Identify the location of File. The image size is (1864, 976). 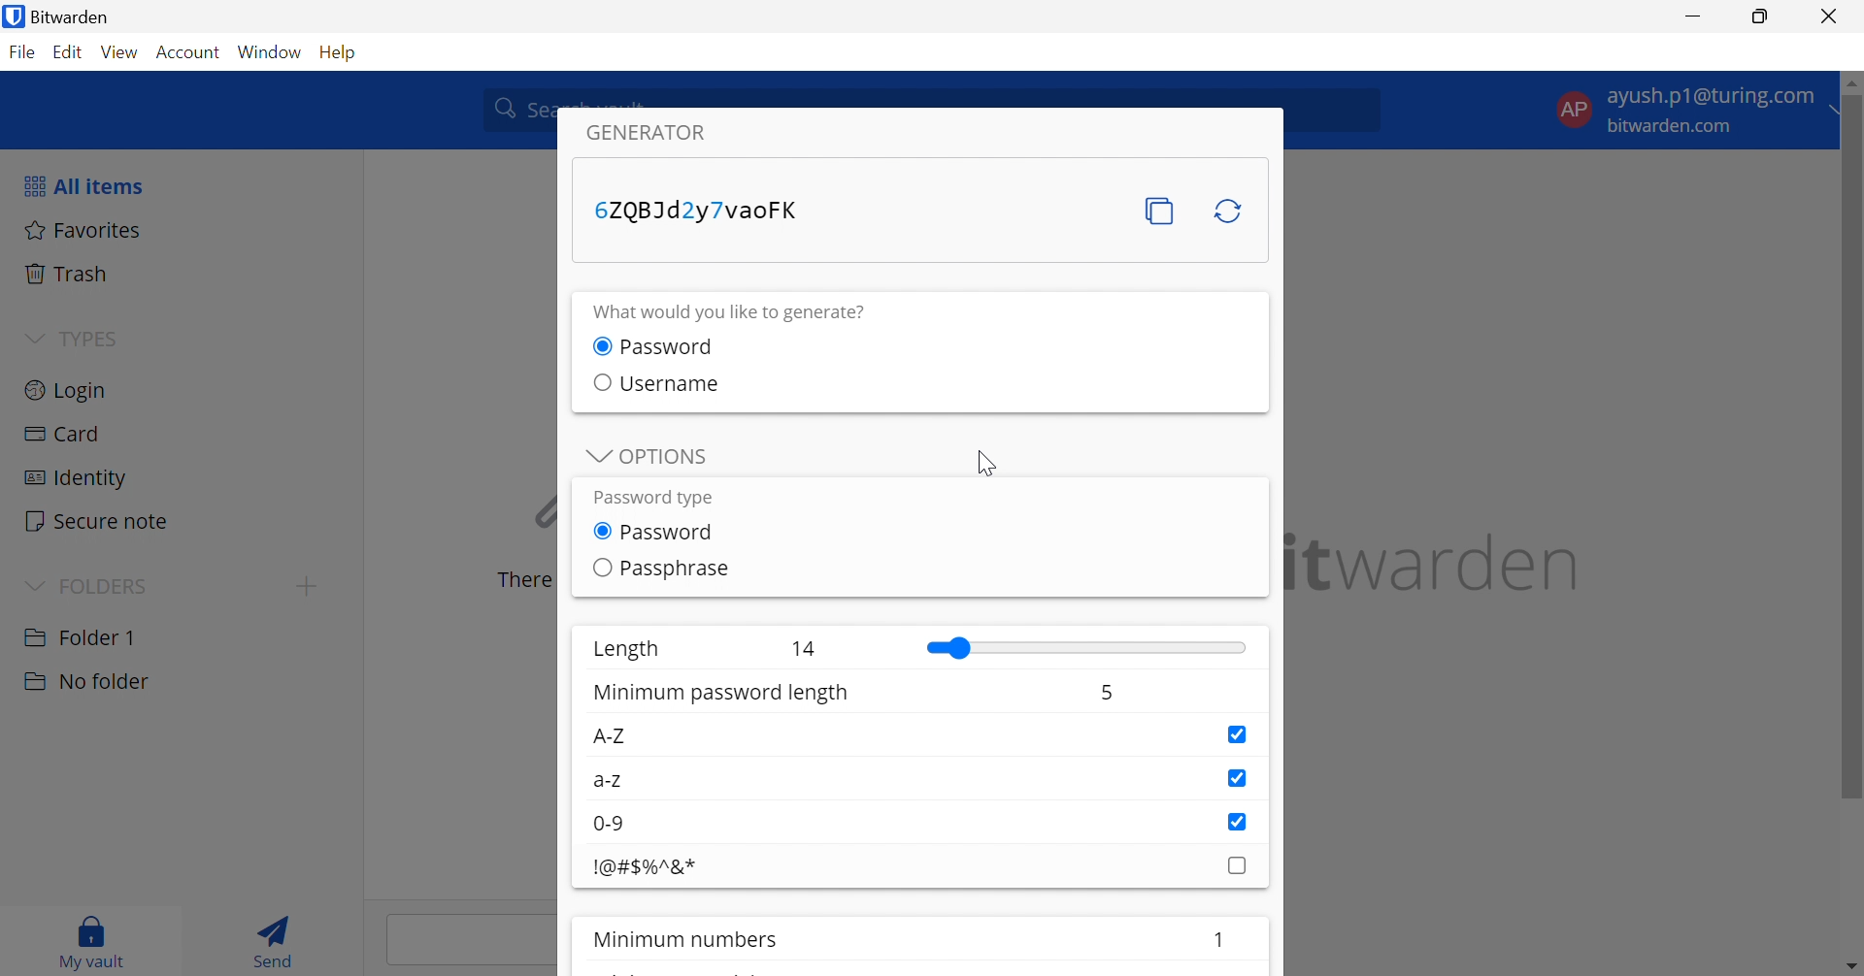
(21, 52).